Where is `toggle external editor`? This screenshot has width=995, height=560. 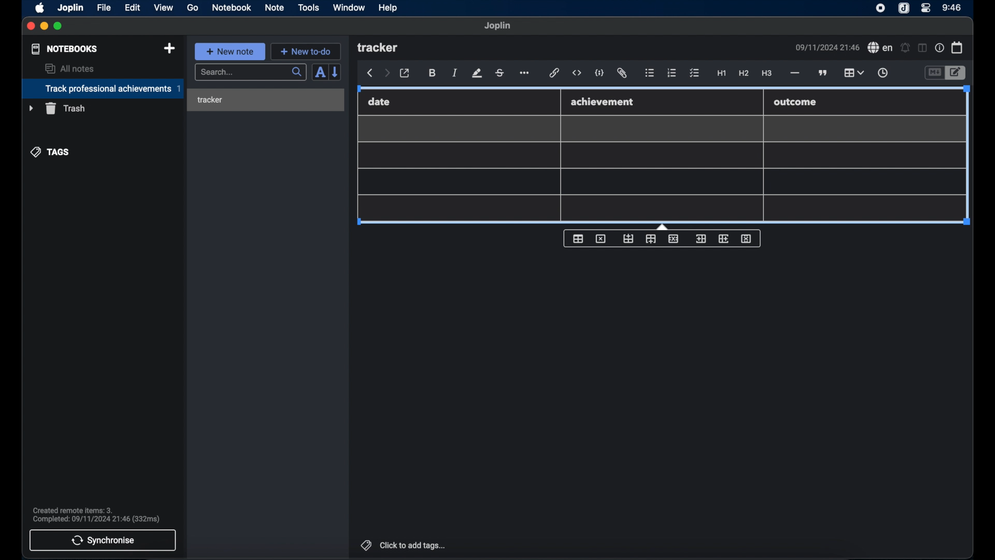 toggle external editor is located at coordinates (405, 73).